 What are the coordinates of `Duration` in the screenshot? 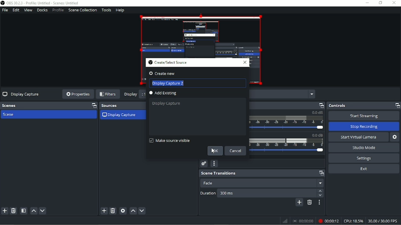 It's located at (207, 194).